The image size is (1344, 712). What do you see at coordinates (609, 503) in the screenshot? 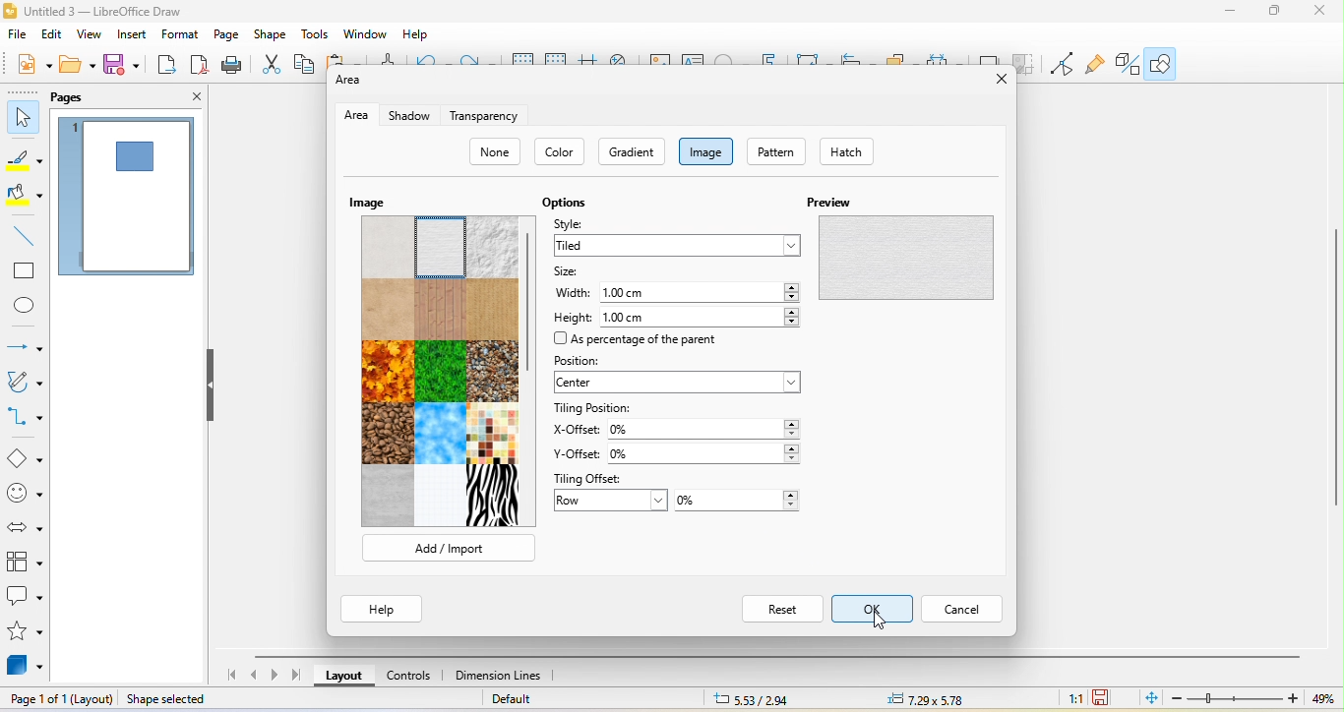
I see `row` at bounding box center [609, 503].